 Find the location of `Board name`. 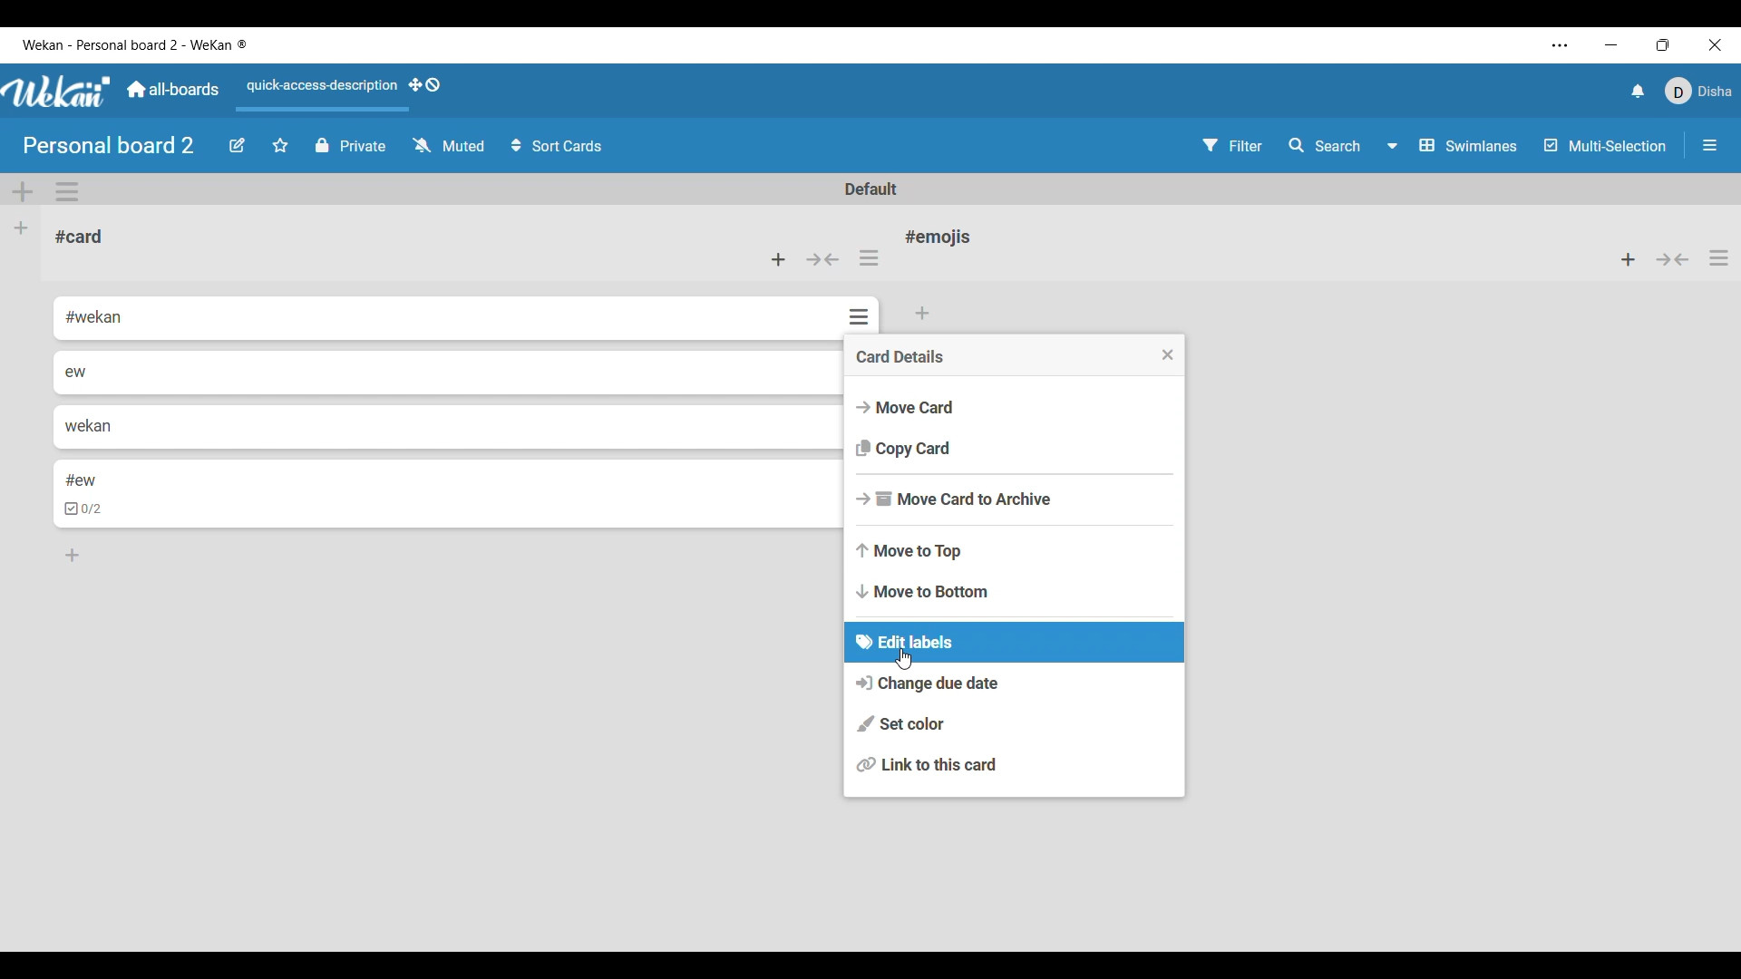

Board name is located at coordinates (108, 145).